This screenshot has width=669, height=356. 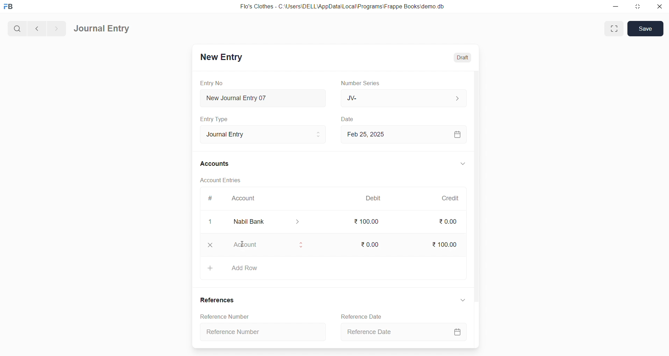 I want to click on References, so click(x=219, y=301).